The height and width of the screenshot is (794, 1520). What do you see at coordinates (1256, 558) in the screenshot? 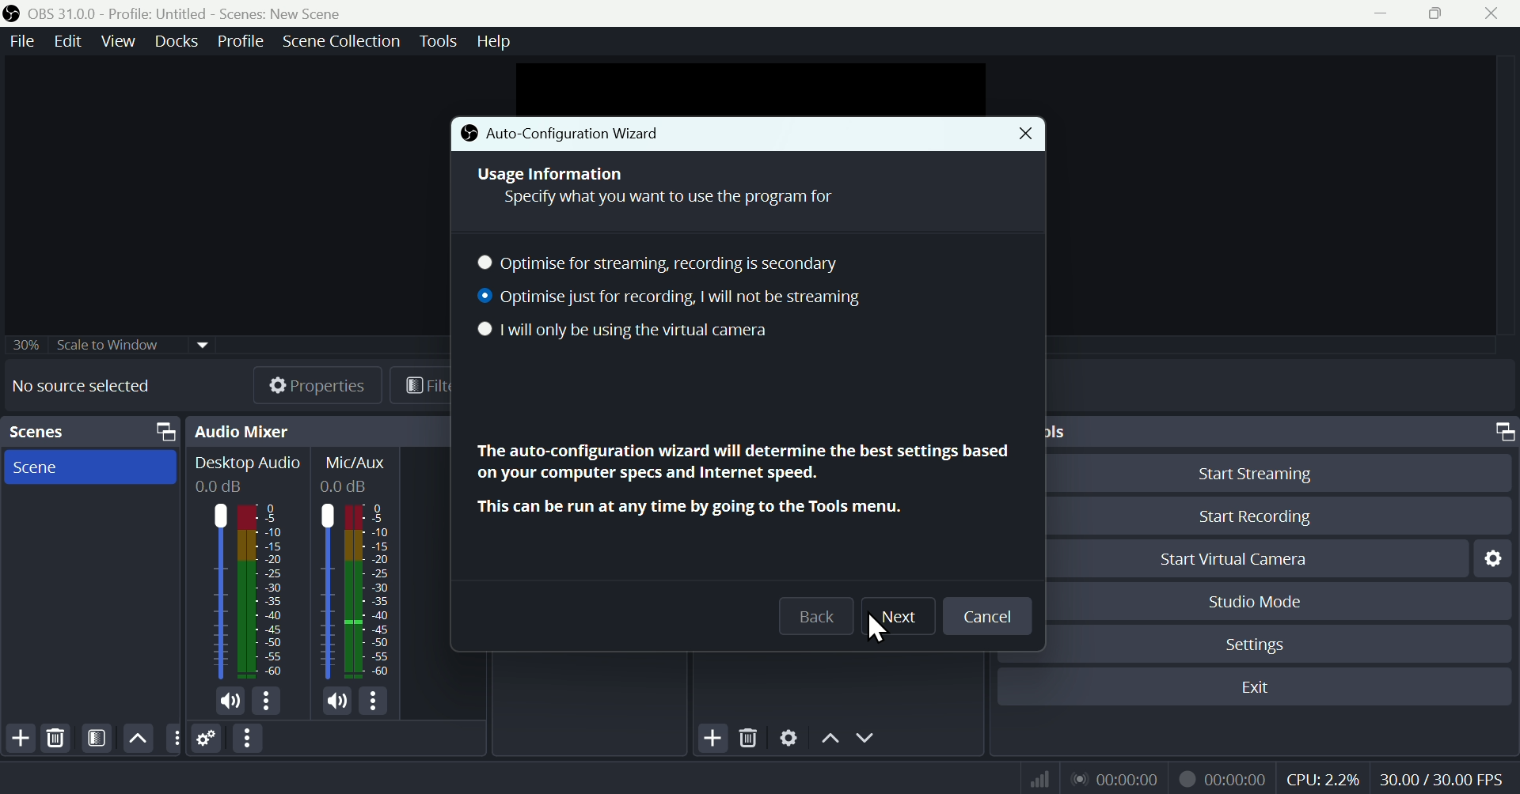
I see `Start Virtual Camera` at bounding box center [1256, 558].